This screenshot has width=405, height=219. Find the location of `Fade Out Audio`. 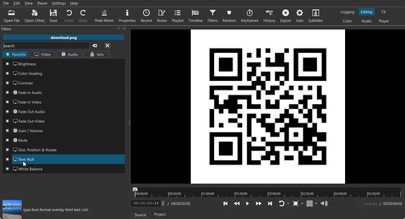

Fade Out Audio is located at coordinates (63, 111).